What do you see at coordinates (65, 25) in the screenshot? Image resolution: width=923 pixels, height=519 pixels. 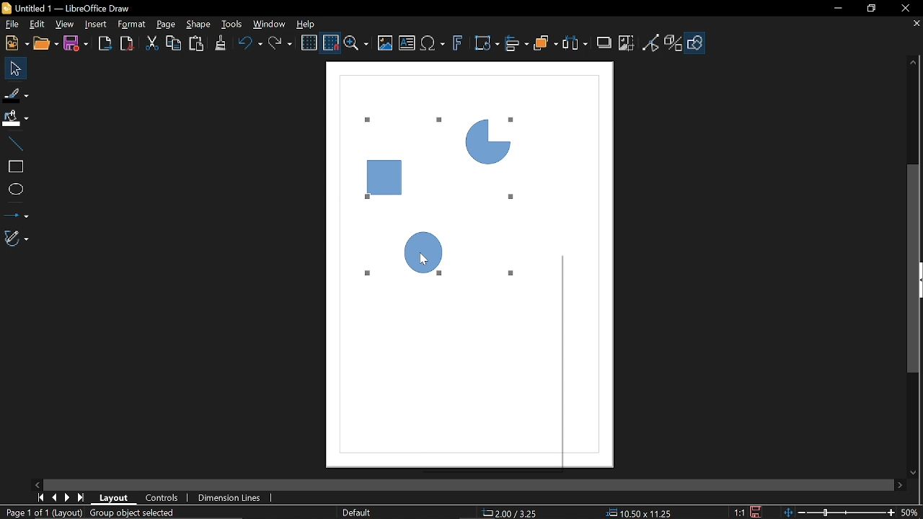 I see `View` at bounding box center [65, 25].